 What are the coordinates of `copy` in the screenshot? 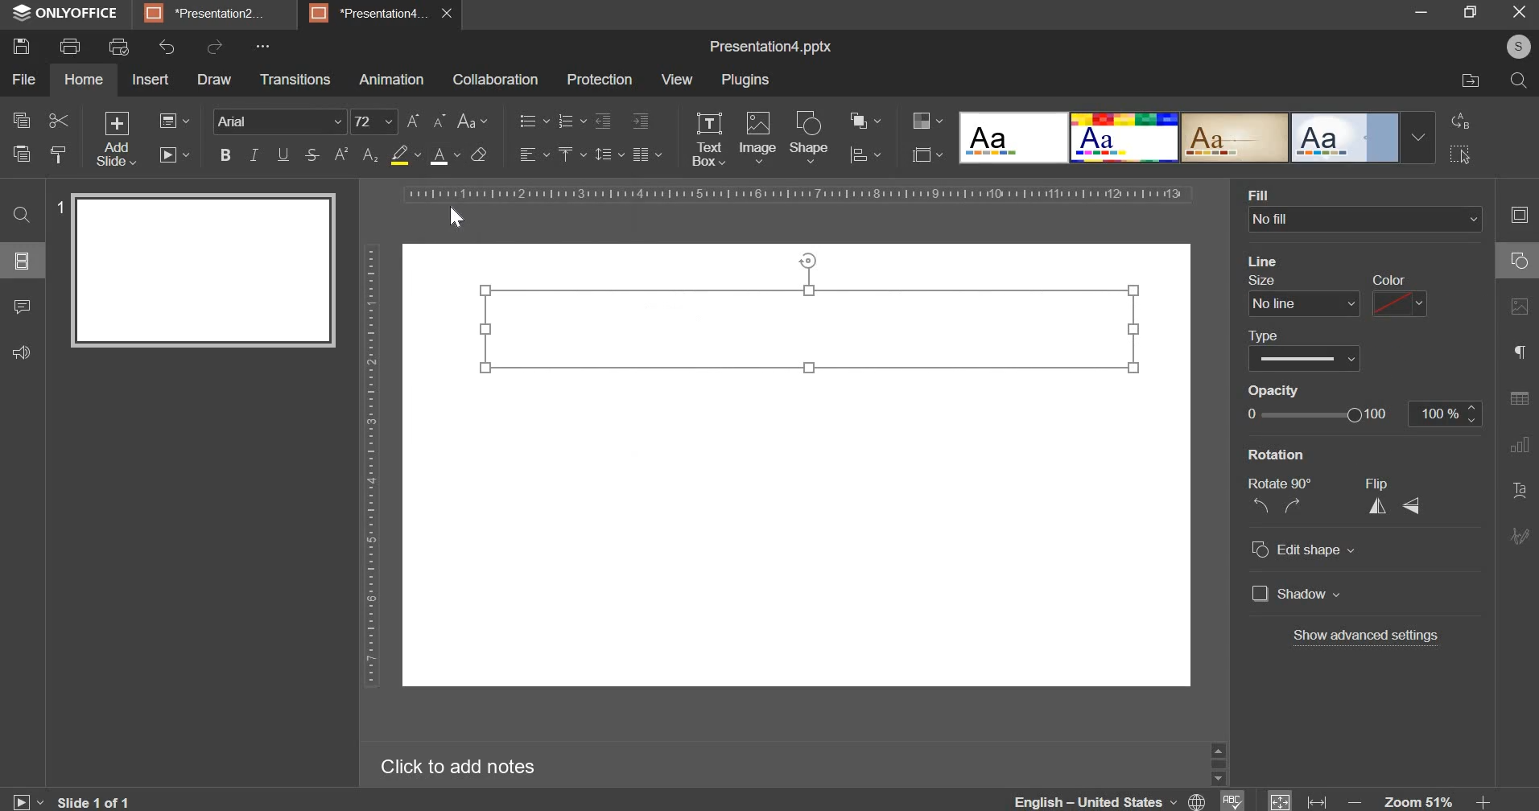 It's located at (21, 123).